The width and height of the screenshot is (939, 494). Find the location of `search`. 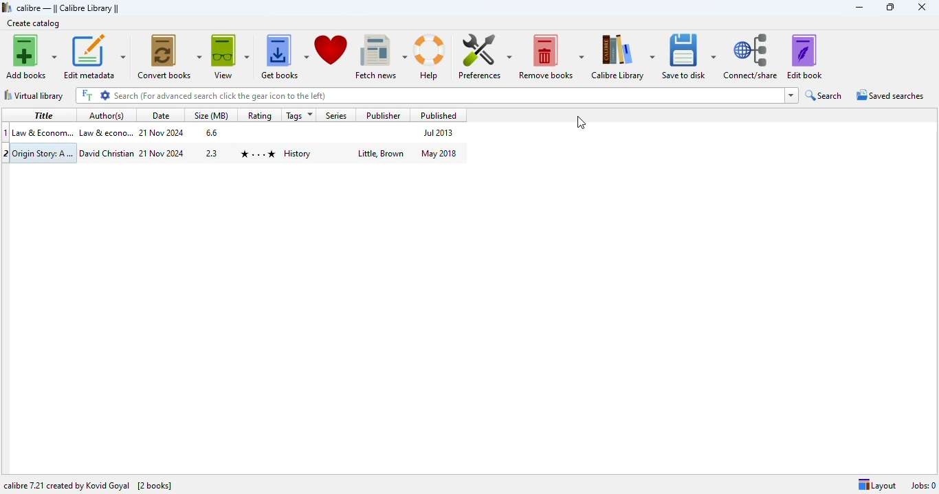

search is located at coordinates (448, 95).